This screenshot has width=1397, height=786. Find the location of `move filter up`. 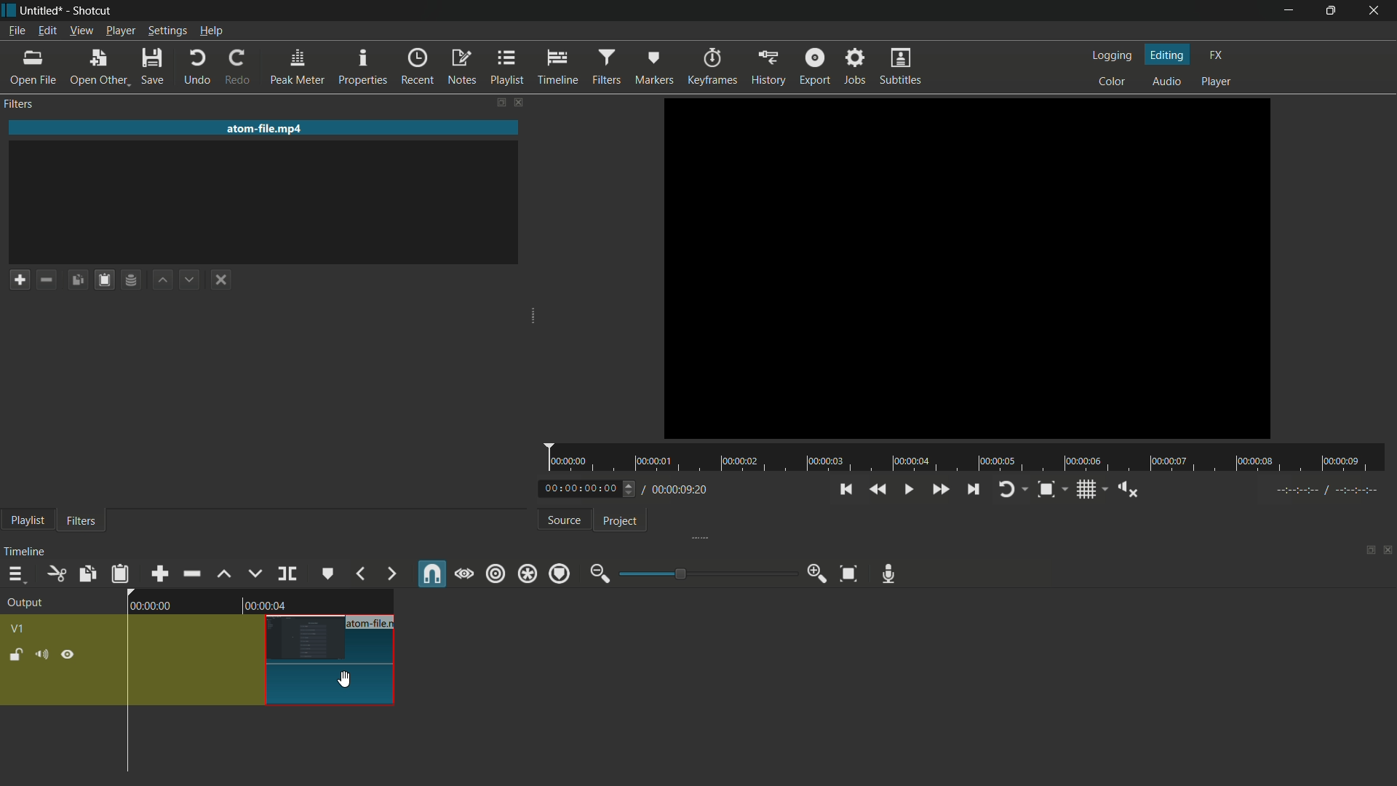

move filter up is located at coordinates (223, 576).